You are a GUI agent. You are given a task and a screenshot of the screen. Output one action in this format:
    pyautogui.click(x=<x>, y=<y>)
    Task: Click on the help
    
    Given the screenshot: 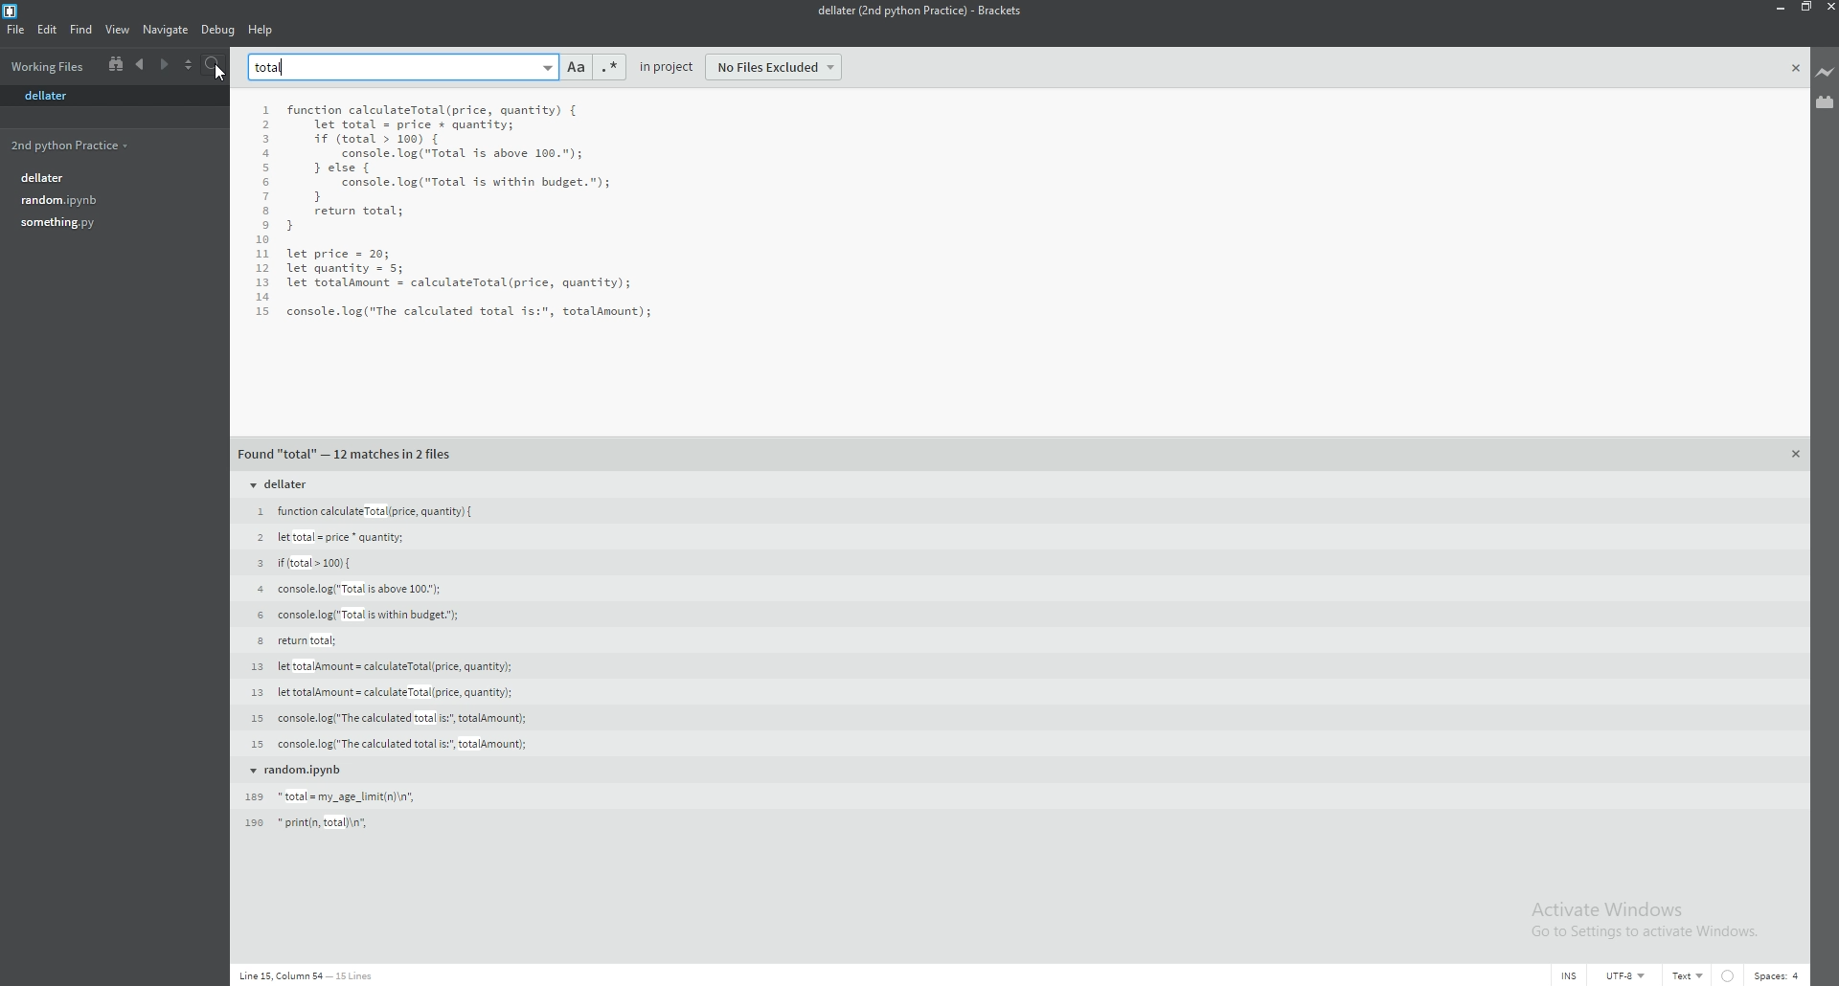 What is the action you would take?
    pyautogui.click(x=262, y=30)
    